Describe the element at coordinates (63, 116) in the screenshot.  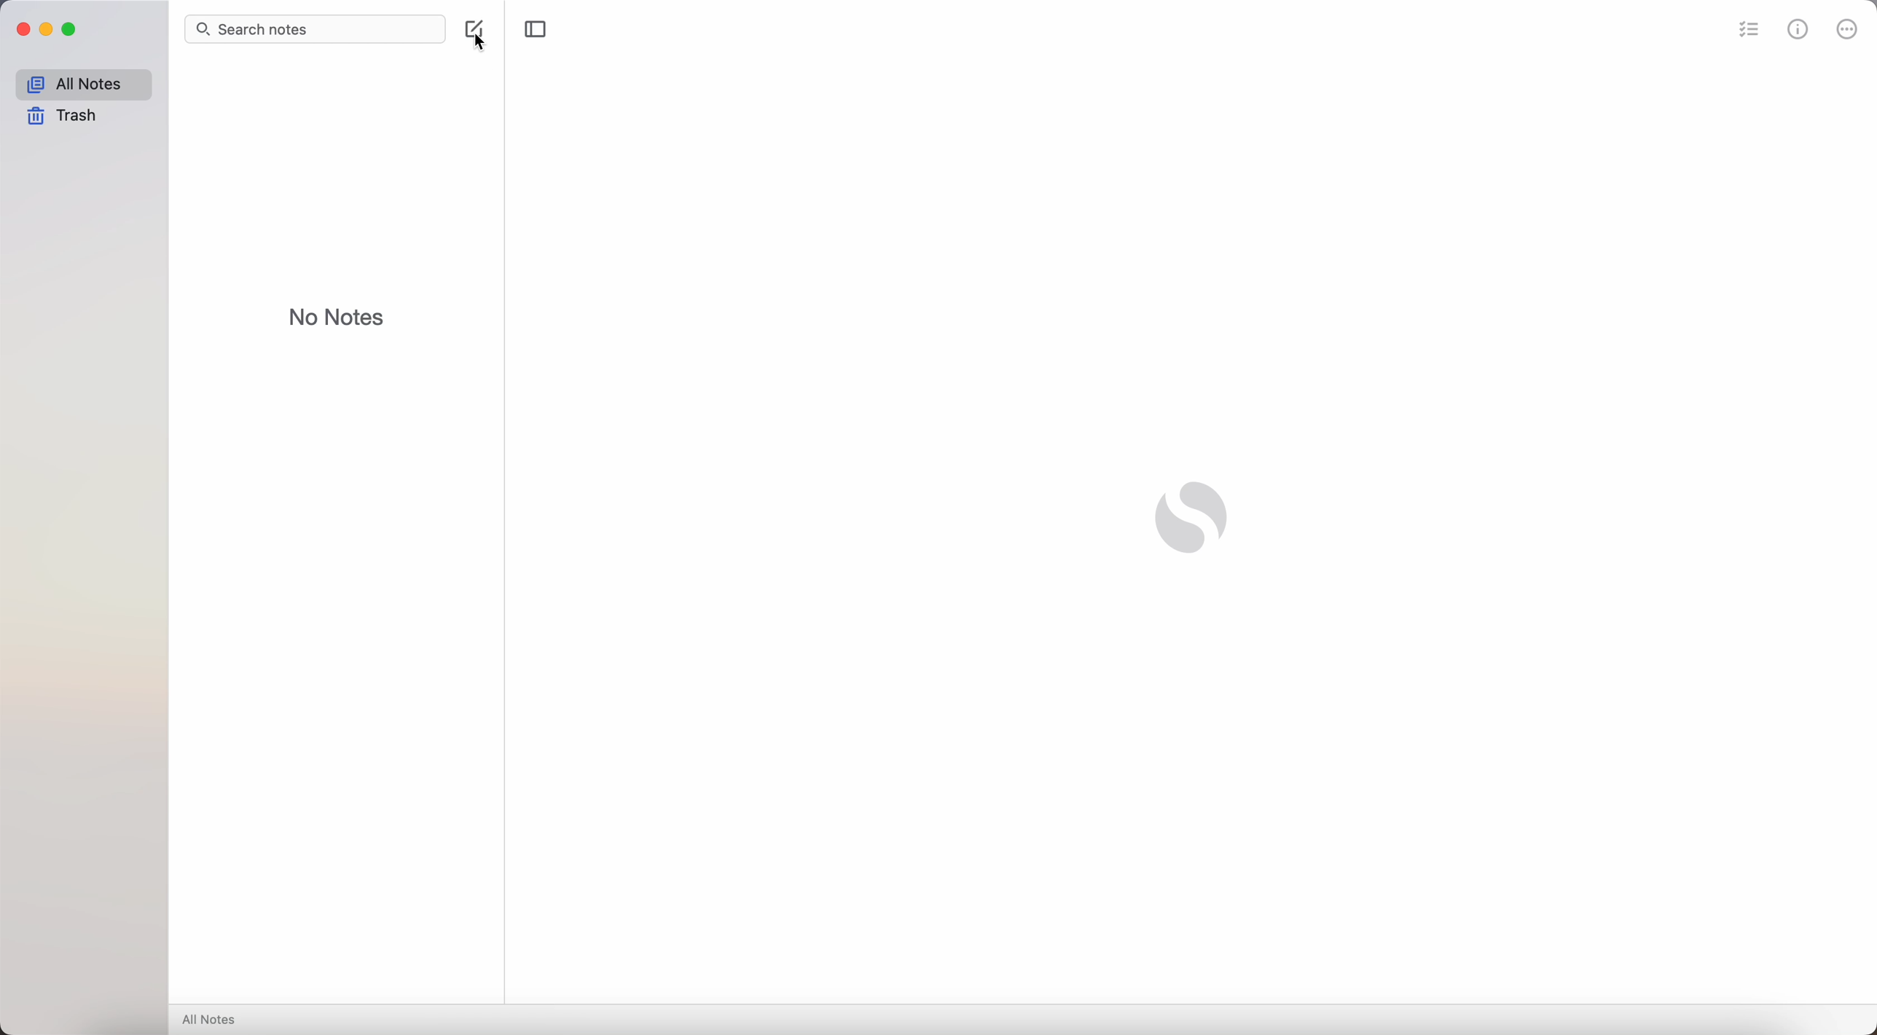
I see `trash` at that location.